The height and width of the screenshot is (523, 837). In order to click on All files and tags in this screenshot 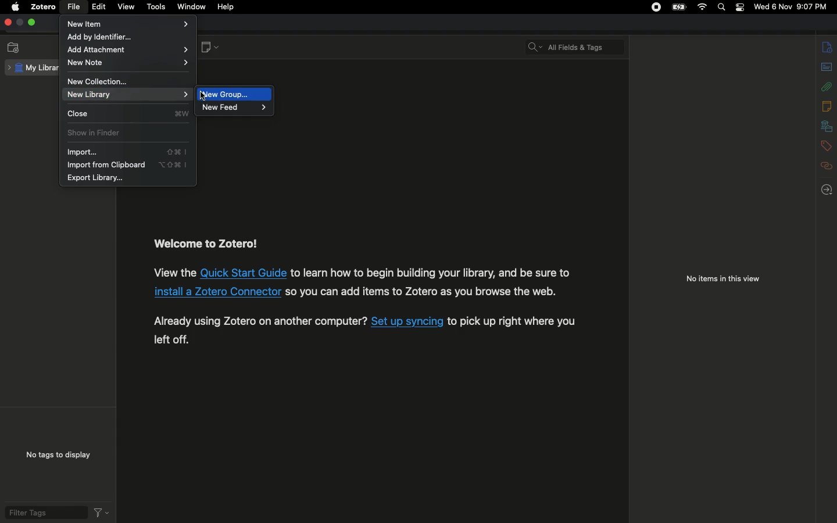, I will do `click(578, 44)`.